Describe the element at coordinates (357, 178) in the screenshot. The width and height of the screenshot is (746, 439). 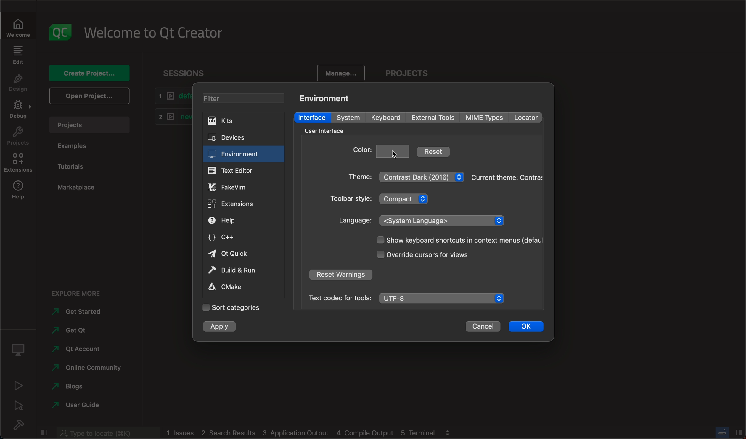
I see `theme` at that location.